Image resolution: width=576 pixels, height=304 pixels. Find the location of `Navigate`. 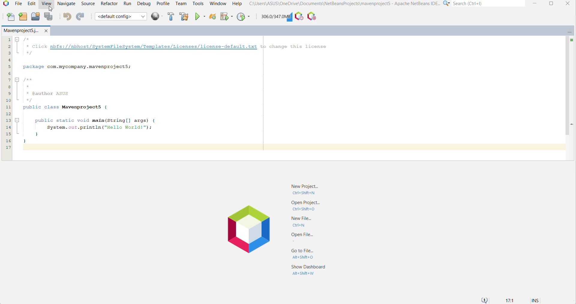

Navigate is located at coordinates (67, 4).